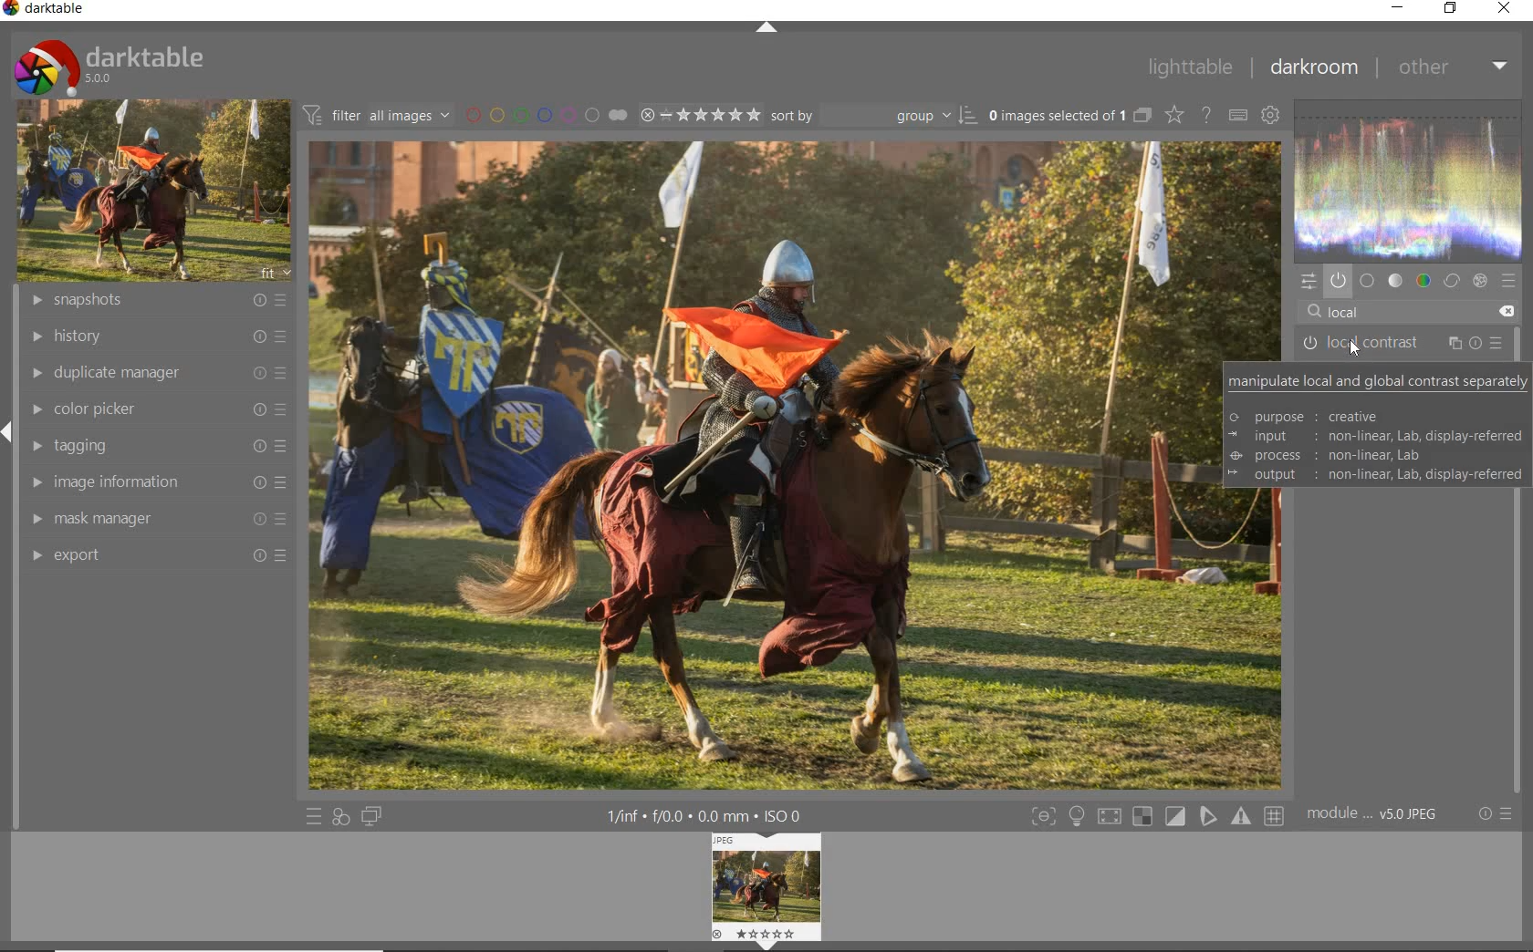 This screenshot has width=1533, height=952. I want to click on Sort, so click(873, 114).